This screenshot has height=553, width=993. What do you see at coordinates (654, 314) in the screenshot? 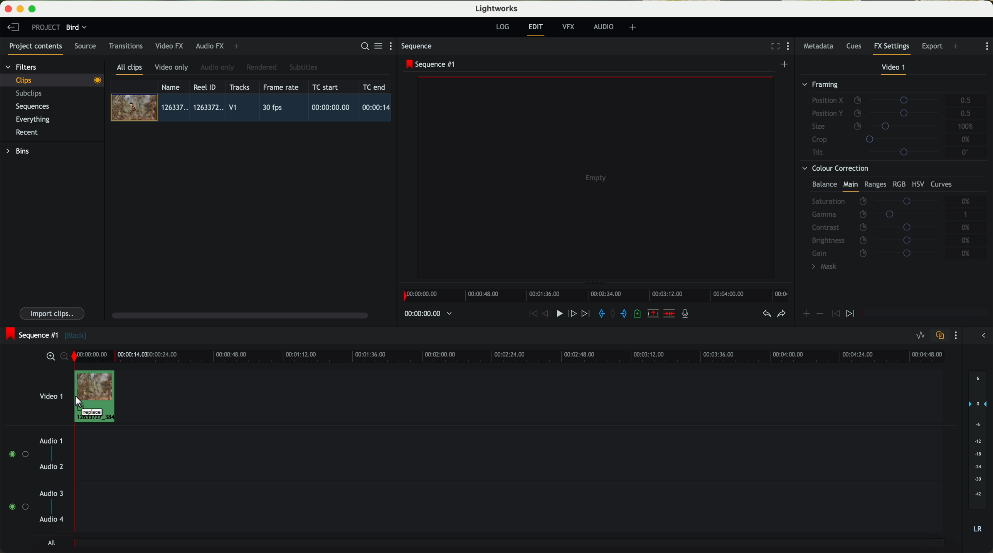
I see `remove the marked section` at bounding box center [654, 314].